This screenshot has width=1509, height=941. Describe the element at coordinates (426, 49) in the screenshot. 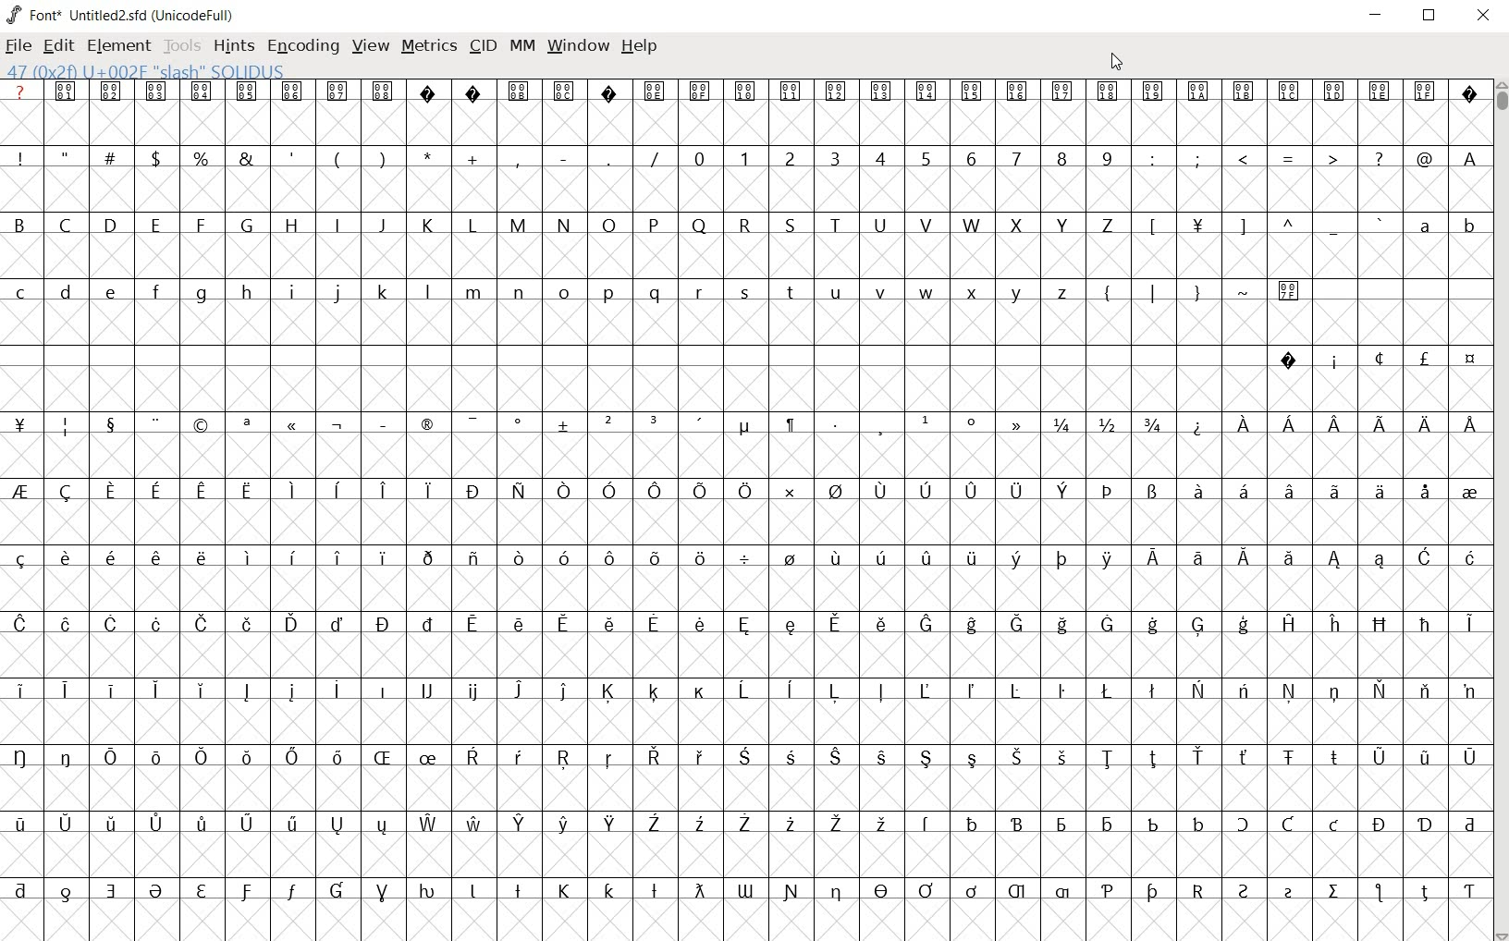

I see `METRICS` at that location.